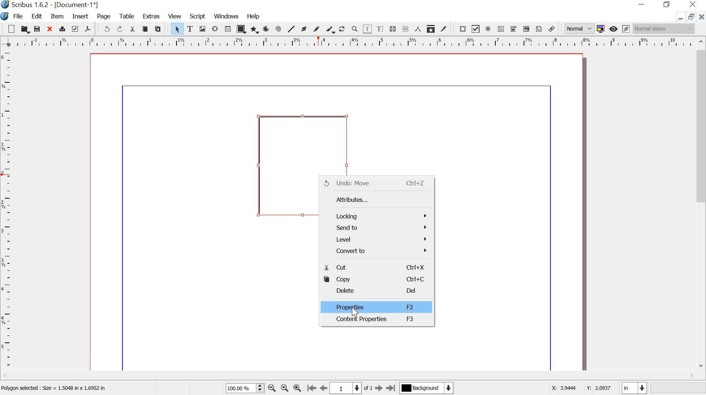 The image size is (706, 395). I want to click on render frame, so click(215, 29).